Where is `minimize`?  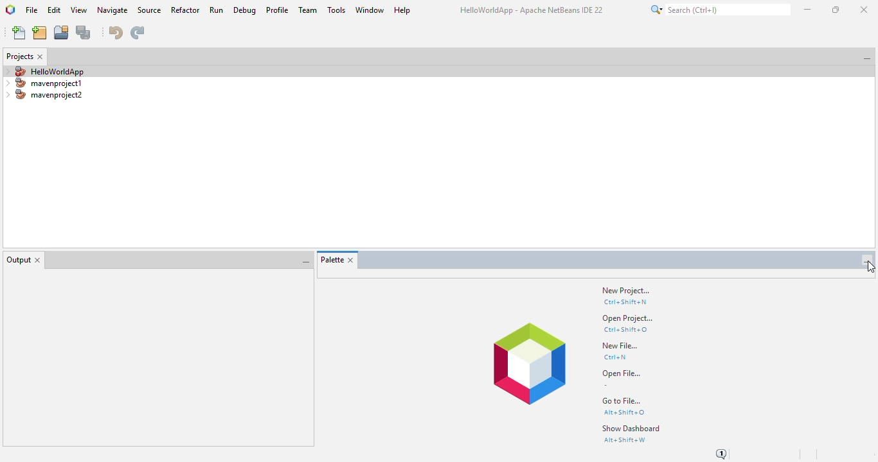
minimize is located at coordinates (809, 10).